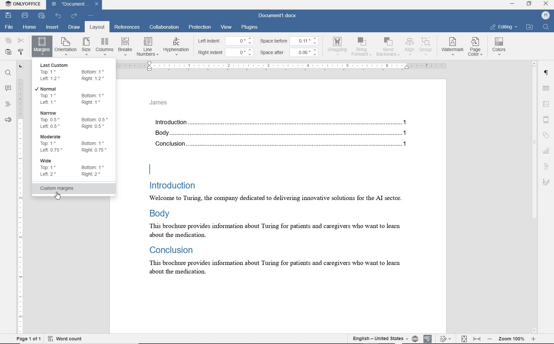  What do you see at coordinates (477, 47) in the screenshot?
I see `page color` at bounding box center [477, 47].